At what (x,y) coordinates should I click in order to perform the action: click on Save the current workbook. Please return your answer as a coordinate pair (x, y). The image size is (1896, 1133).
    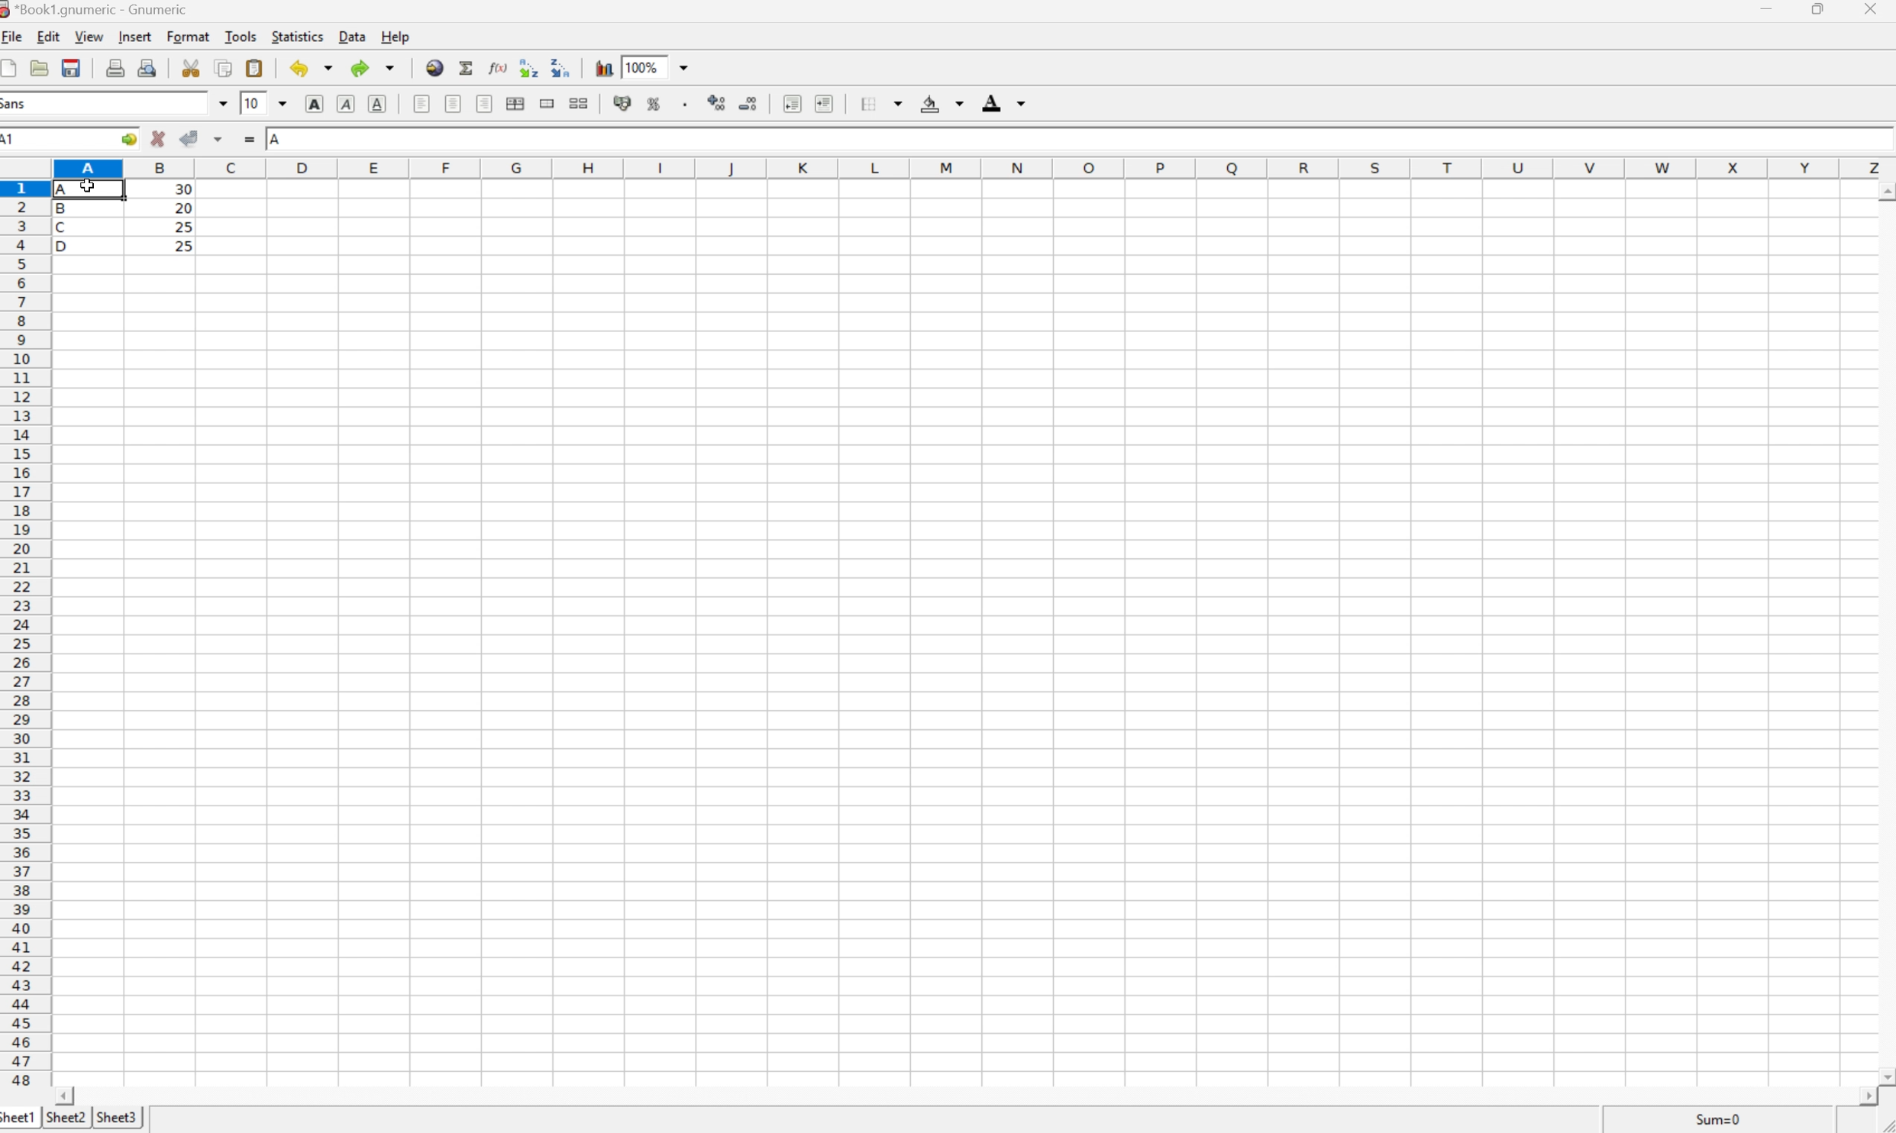
    Looking at the image, I should click on (70, 68).